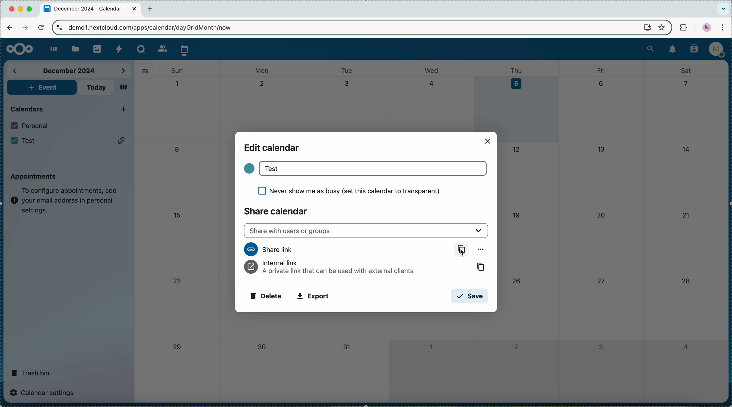 The width and height of the screenshot is (732, 407). Describe the element at coordinates (97, 47) in the screenshot. I see `photos` at that location.